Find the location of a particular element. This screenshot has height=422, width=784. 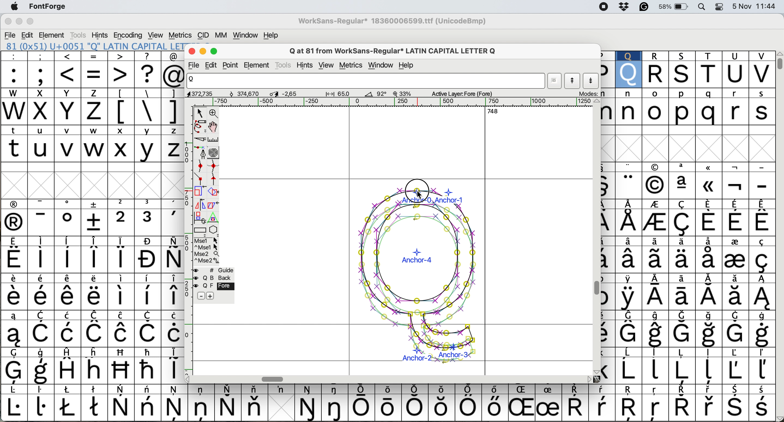

show previous letter is located at coordinates (574, 82).